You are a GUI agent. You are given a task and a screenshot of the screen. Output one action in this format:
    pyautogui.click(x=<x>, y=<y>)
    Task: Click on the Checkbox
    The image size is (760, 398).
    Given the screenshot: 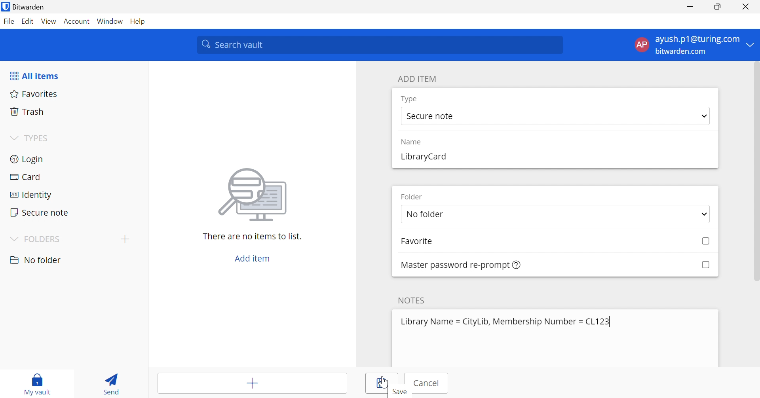 What is the action you would take?
    pyautogui.click(x=706, y=242)
    